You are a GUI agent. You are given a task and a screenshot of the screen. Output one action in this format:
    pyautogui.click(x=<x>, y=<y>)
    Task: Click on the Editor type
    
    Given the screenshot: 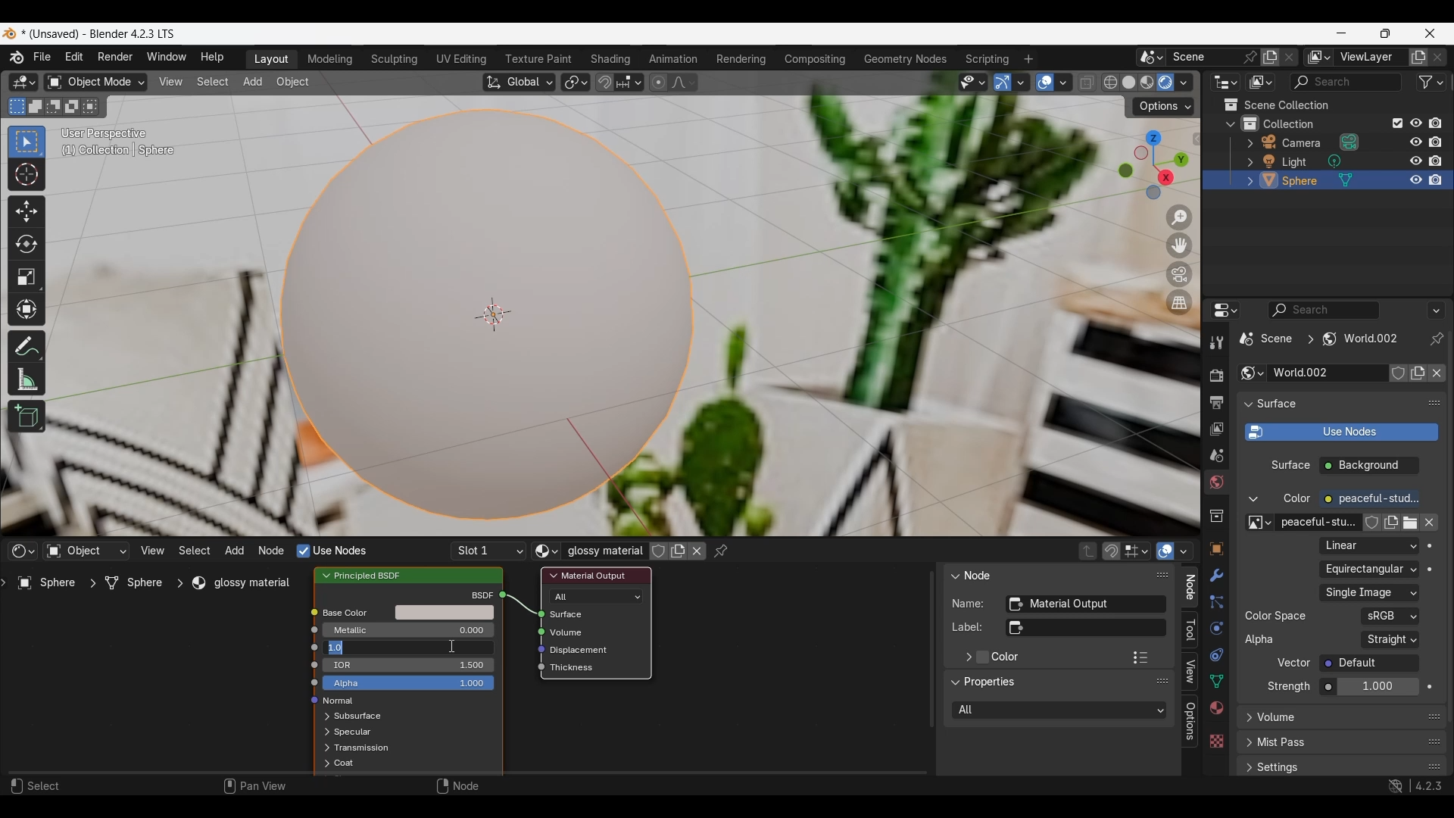 What is the action you would take?
    pyautogui.click(x=1226, y=82)
    